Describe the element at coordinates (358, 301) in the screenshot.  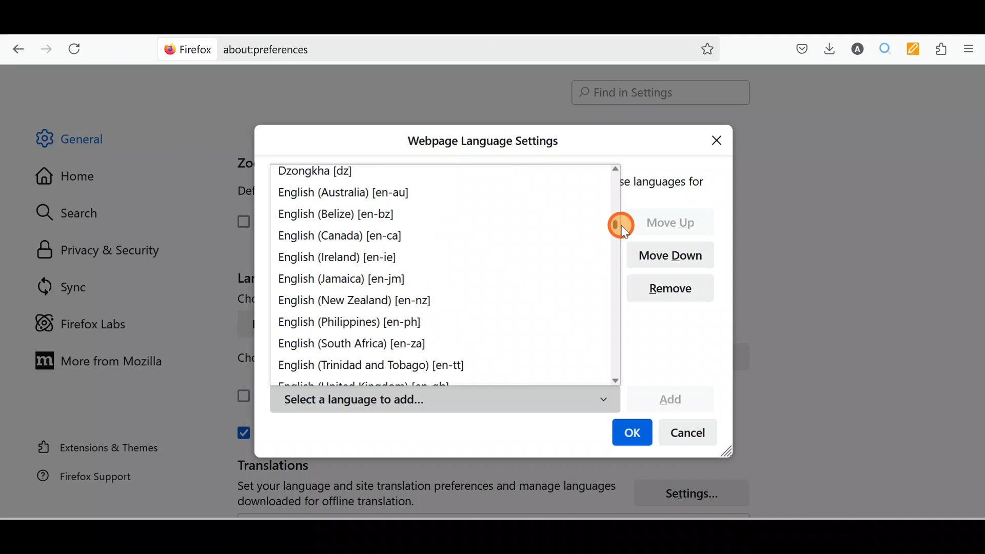
I see `English (New Zealand) [en-nz]` at that location.